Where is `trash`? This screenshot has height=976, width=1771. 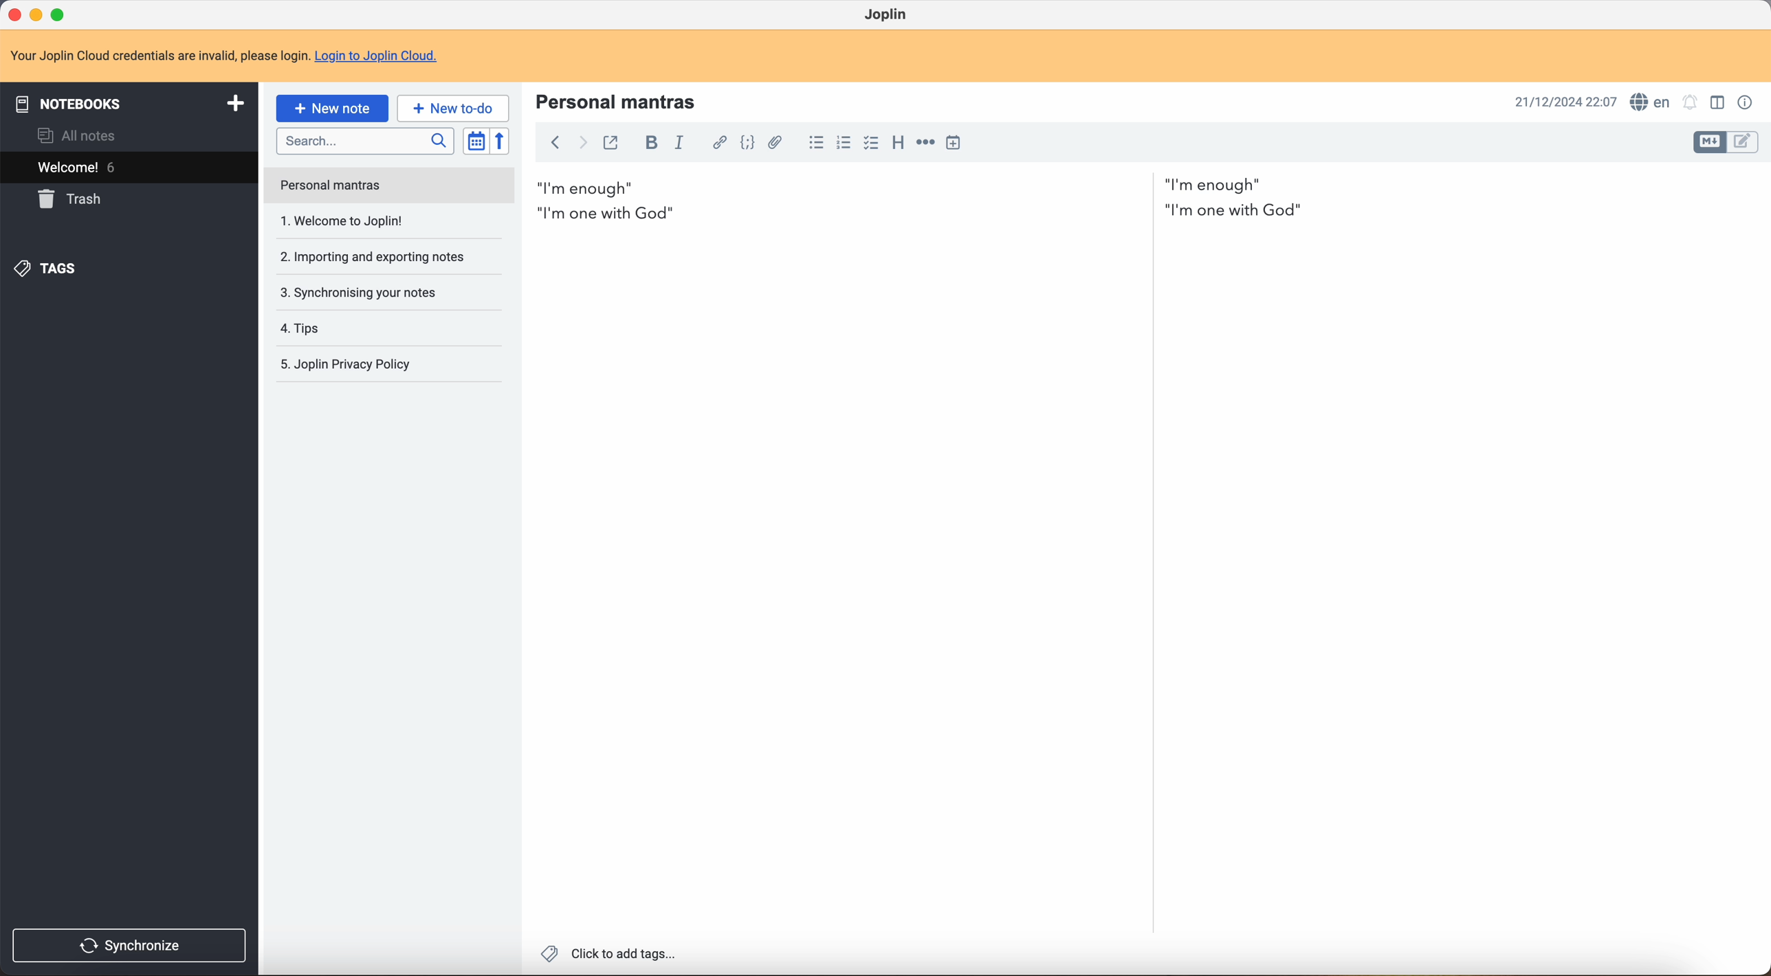 trash is located at coordinates (73, 199).